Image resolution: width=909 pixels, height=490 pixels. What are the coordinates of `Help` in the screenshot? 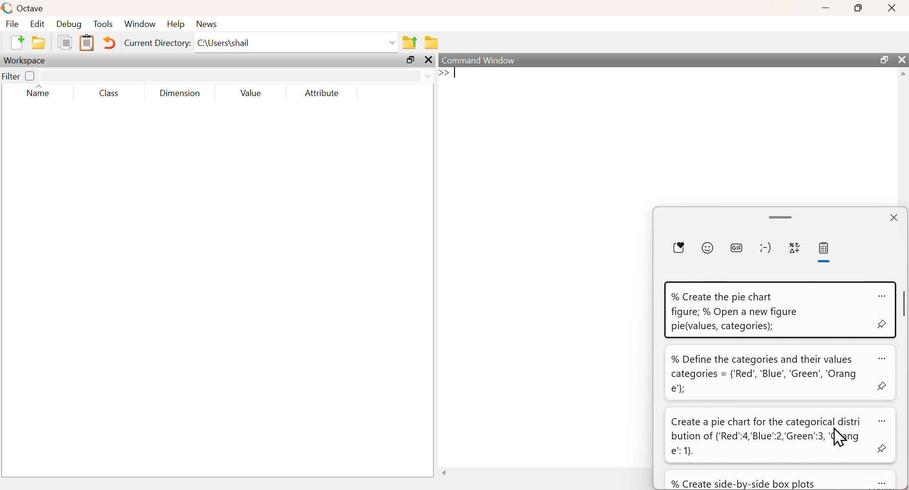 It's located at (176, 24).